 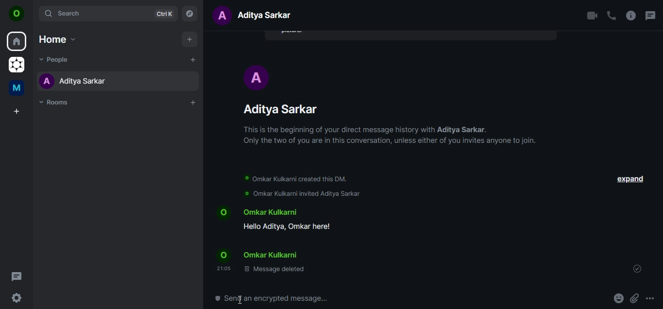 I want to click on , so click(x=651, y=298).